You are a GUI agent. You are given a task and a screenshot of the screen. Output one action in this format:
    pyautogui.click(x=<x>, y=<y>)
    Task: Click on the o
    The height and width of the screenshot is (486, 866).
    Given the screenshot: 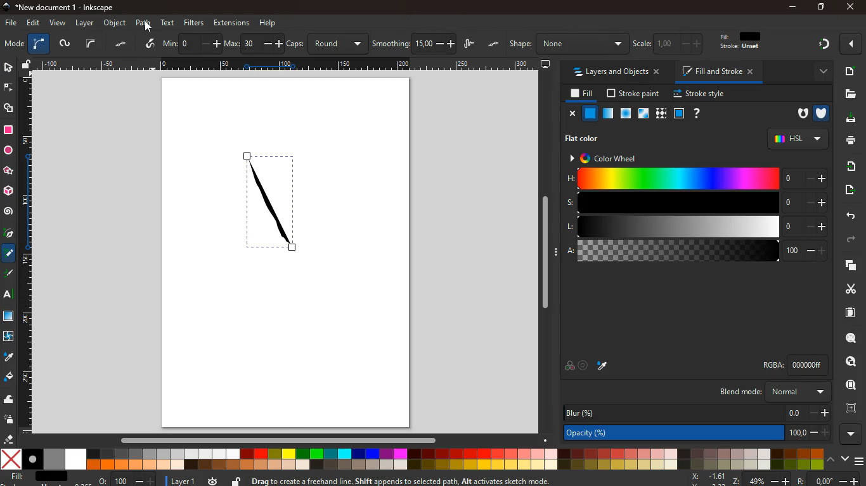 What is the action you would take?
    pyautogui.click(x=127, y=480)
    